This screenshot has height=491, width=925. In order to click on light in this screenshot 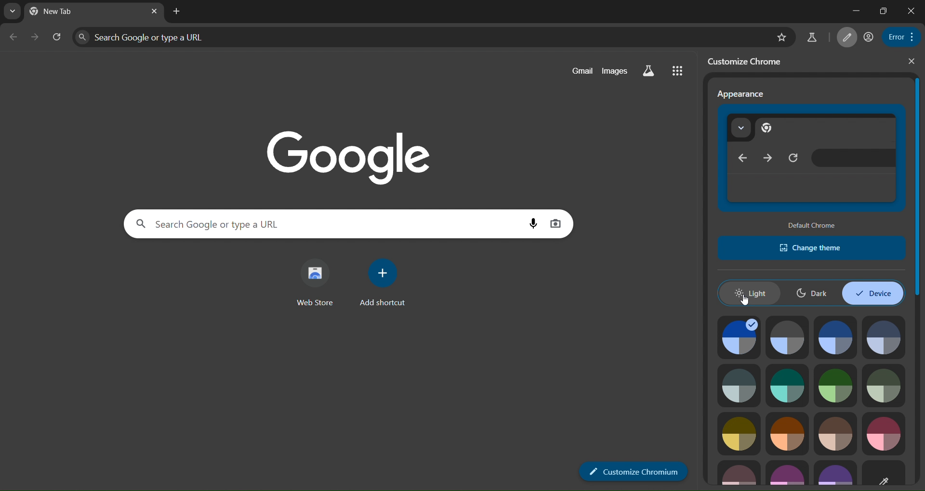, I will do `click(750, 293)`.